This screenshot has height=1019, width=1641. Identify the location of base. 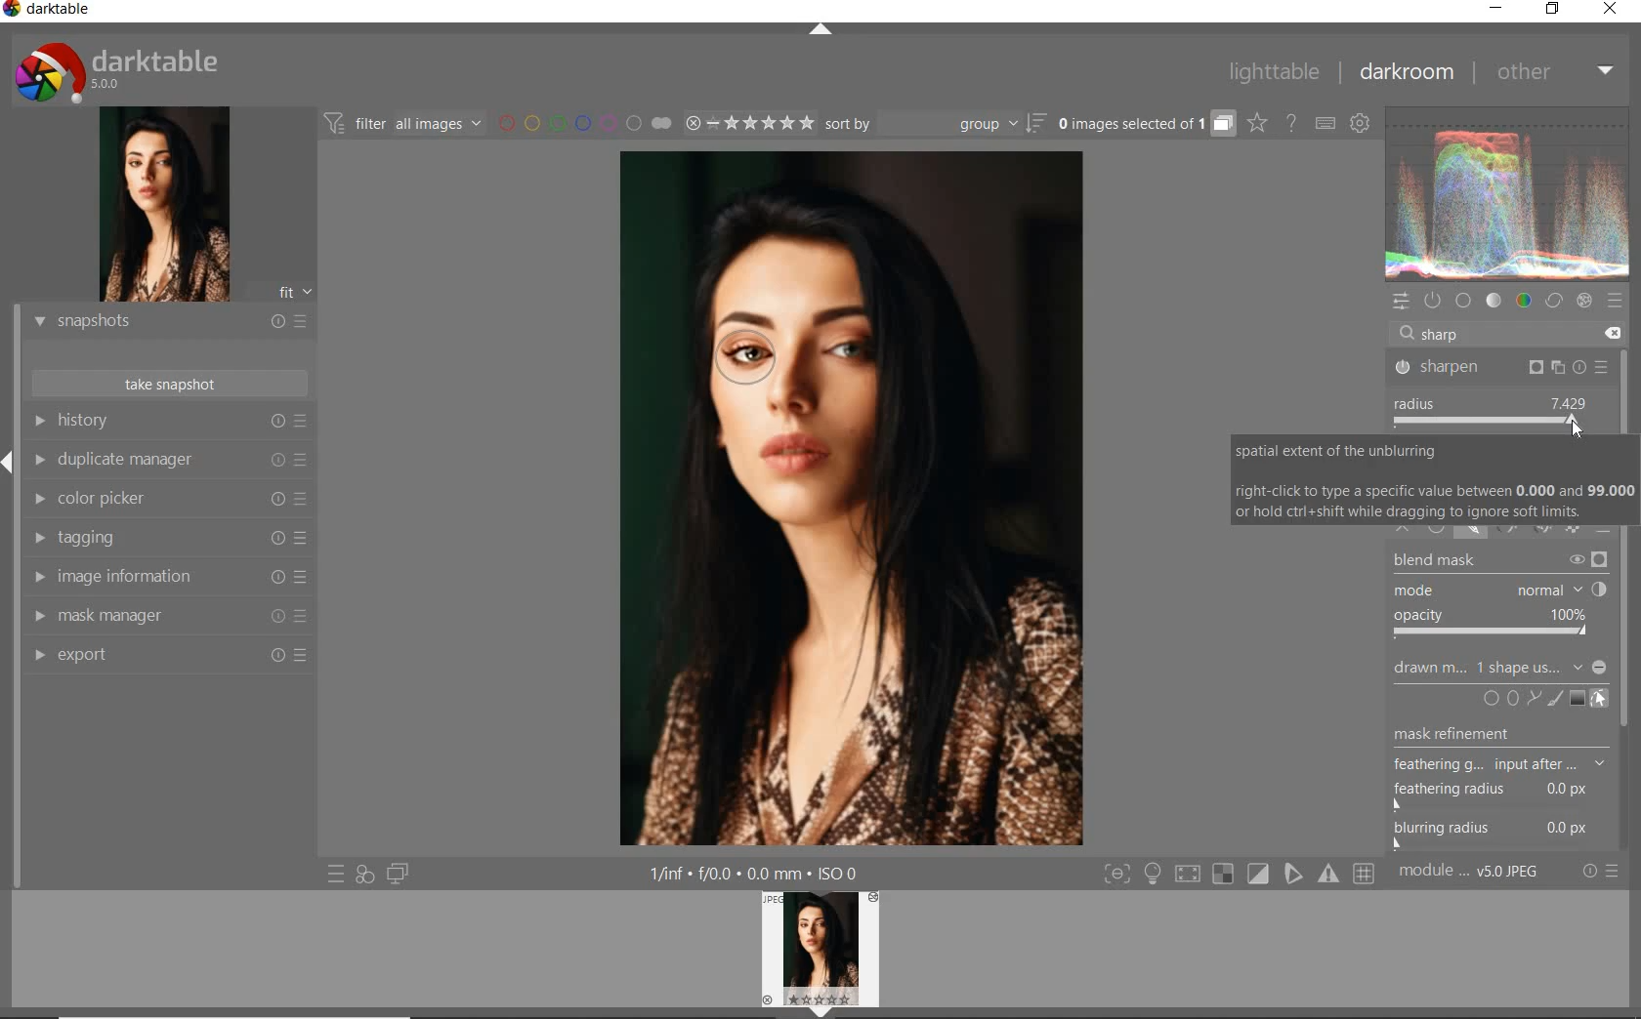
(1464, 299).